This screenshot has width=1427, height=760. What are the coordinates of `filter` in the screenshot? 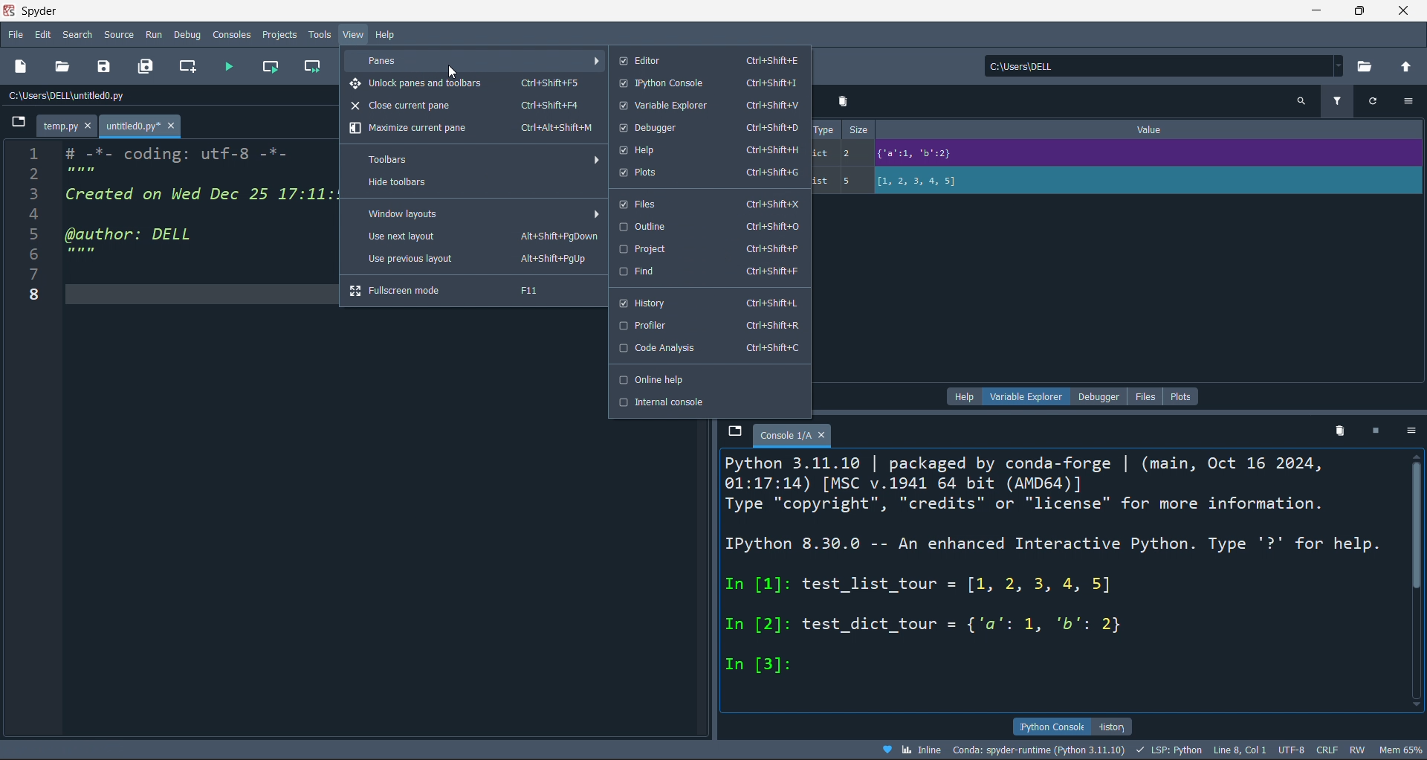 It's located at (1338, 102).